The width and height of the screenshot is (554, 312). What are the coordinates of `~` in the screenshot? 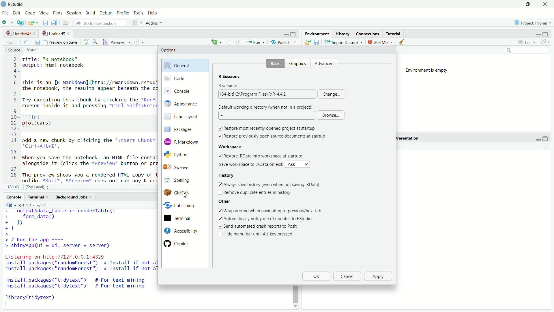 It's located at (266, 116).